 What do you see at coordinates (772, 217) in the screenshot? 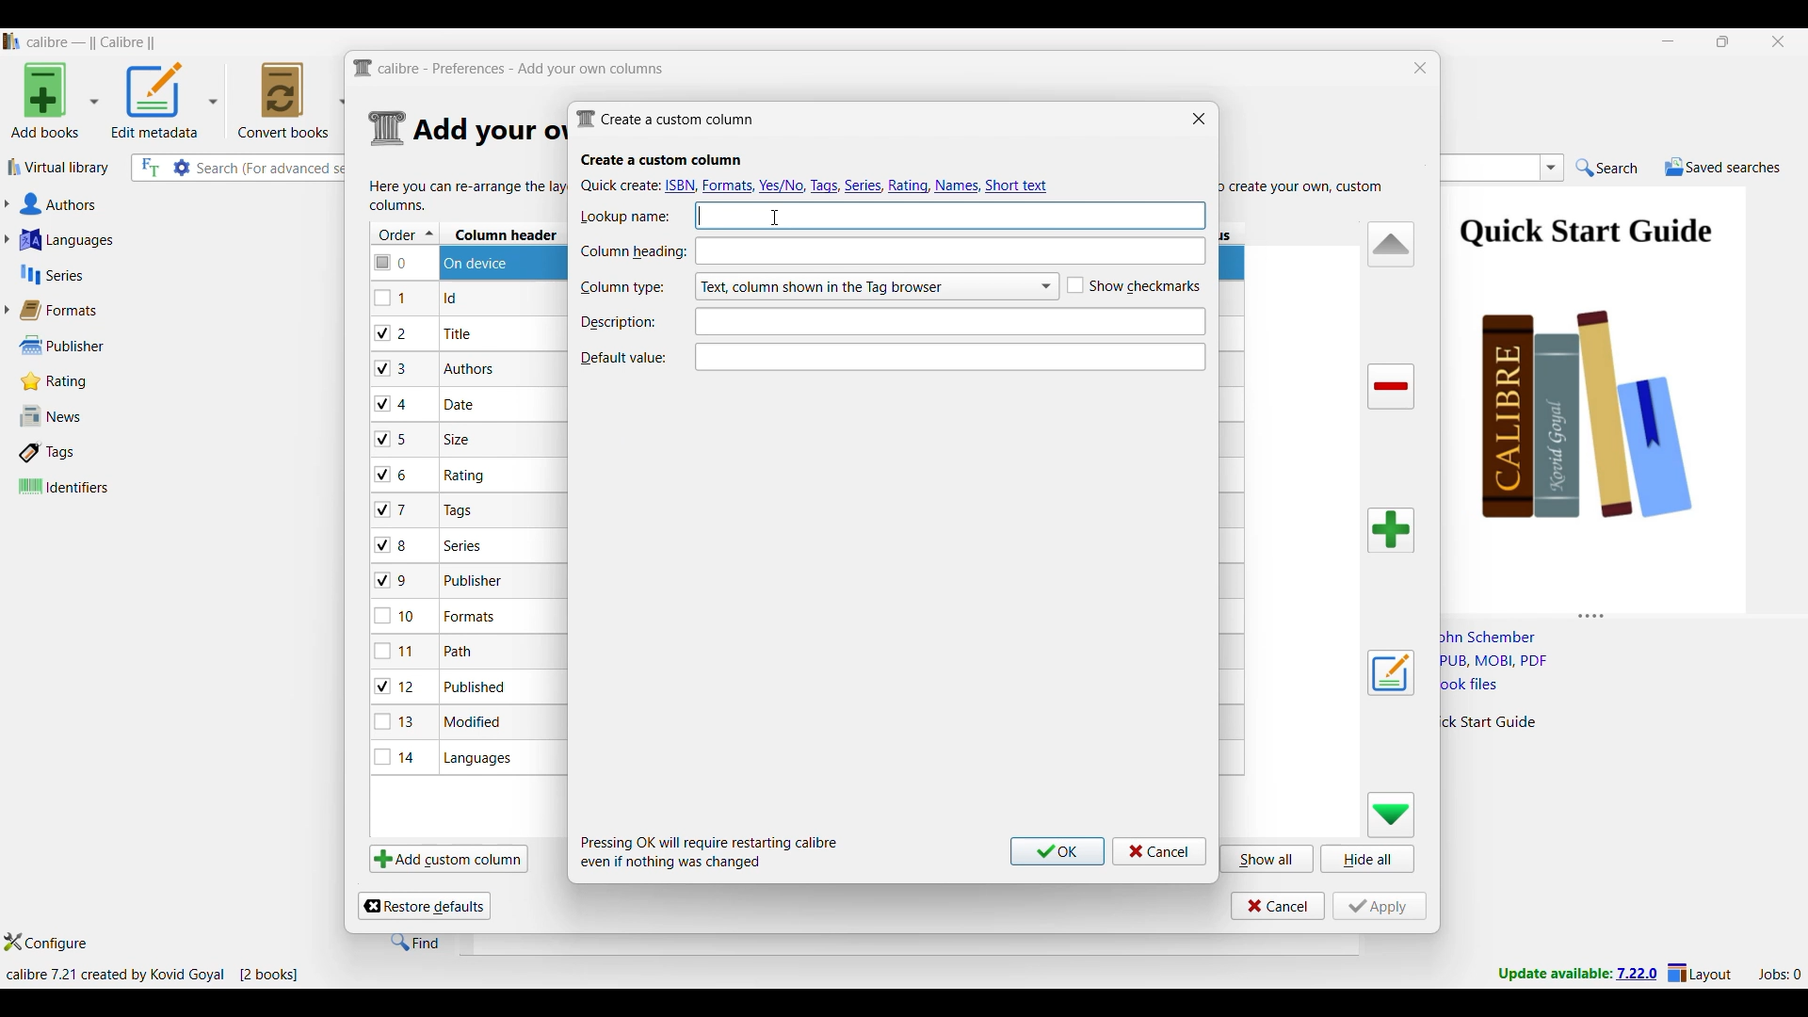
I see `cursor` at bounding box center [772, 217].